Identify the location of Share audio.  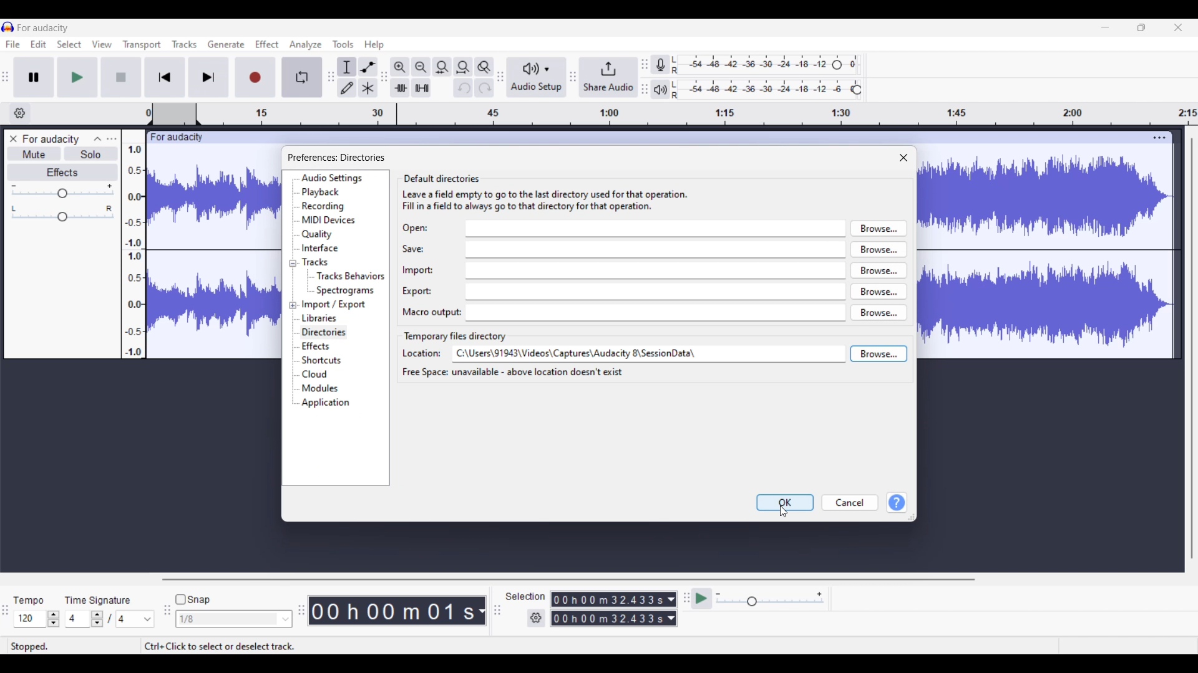
(609, 77).